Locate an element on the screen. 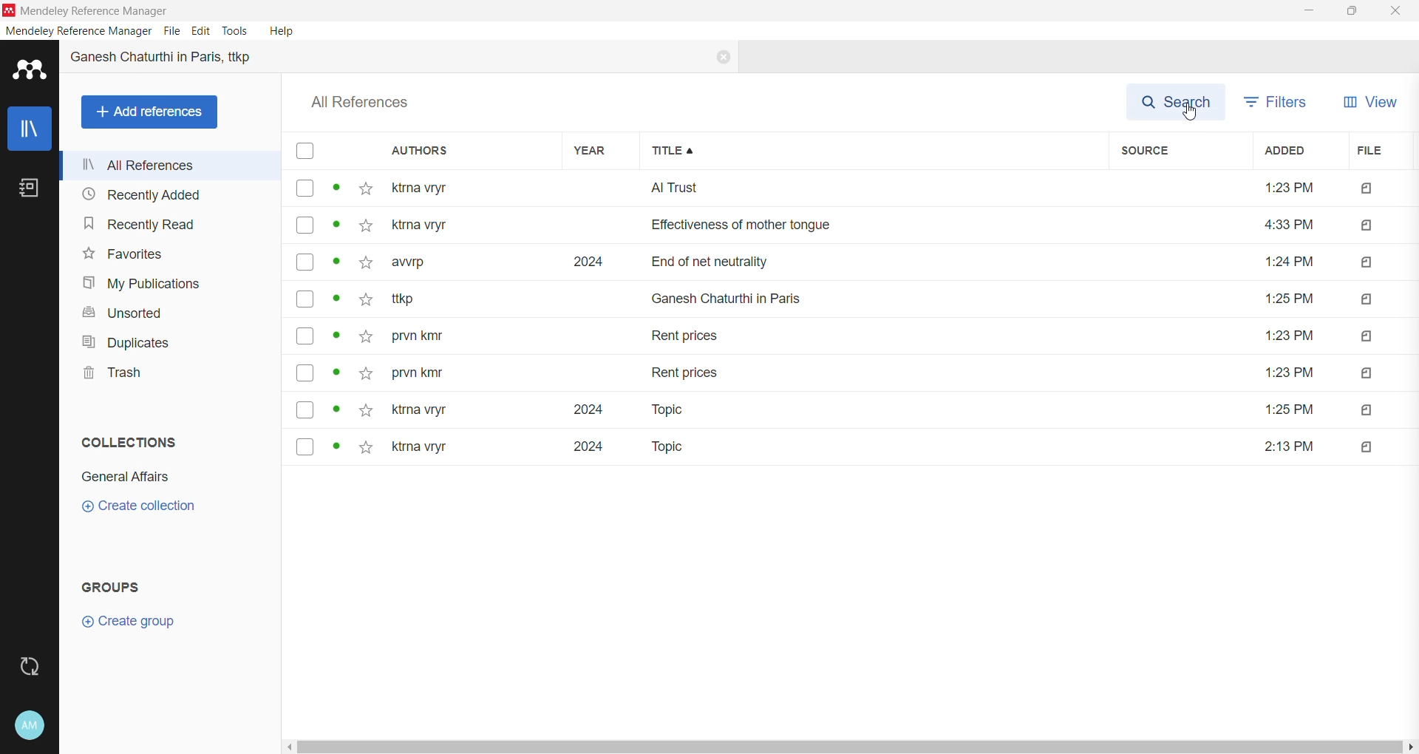 The image size is (1419, 754). file type is located at coordinates (1365, 264).